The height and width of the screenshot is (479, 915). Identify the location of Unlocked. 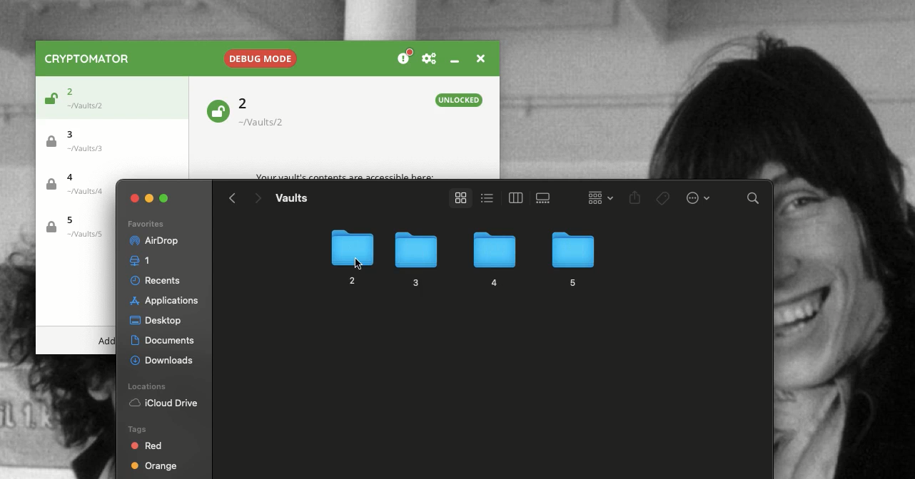
(217, 110).